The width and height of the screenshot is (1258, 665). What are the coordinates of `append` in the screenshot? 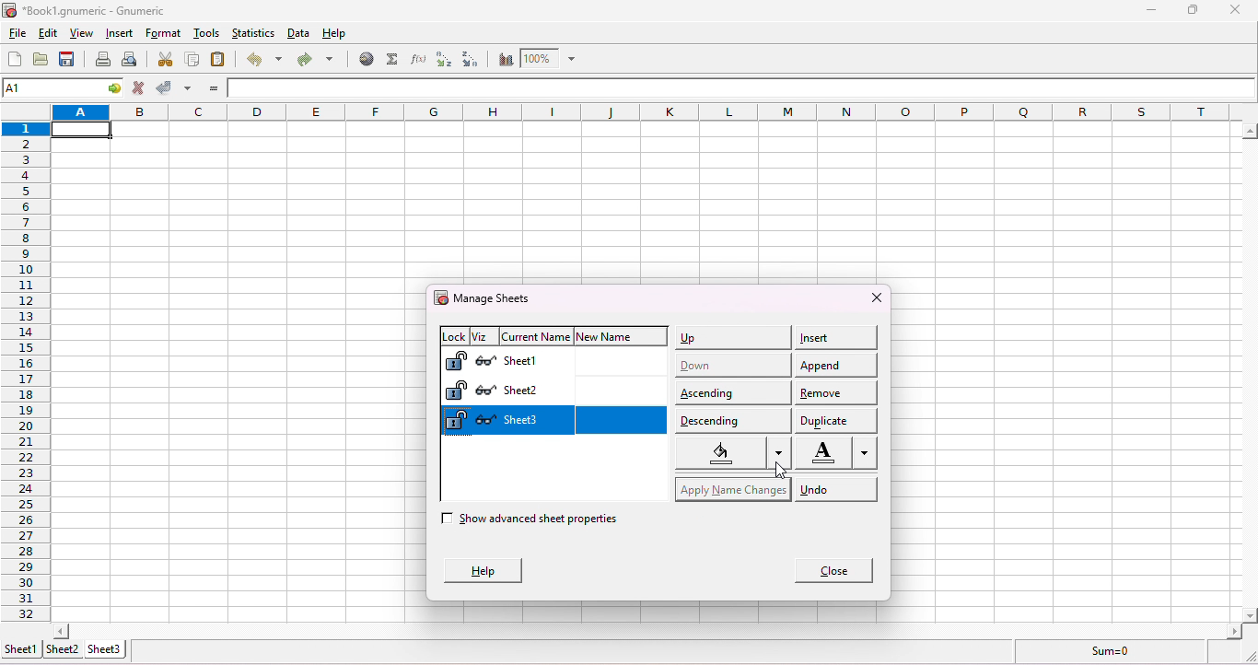 It's located at (839, 363).